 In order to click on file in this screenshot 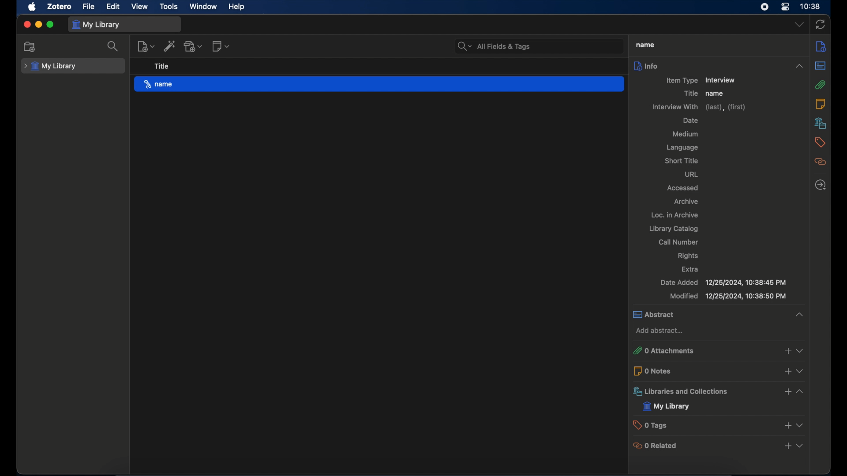, I will do `click(89, 7)`.